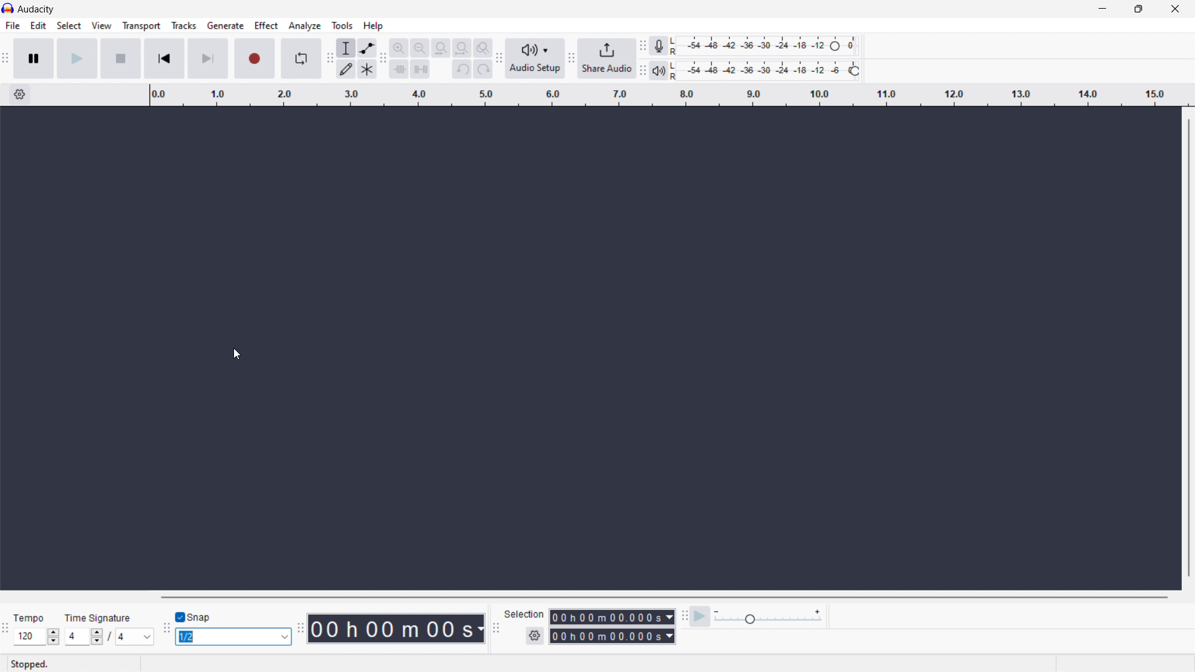 This screenshot has width=1195, height=672. Describe the element at coordinates (535, 58) in the screenshot. I see `Audio setup` at that location.